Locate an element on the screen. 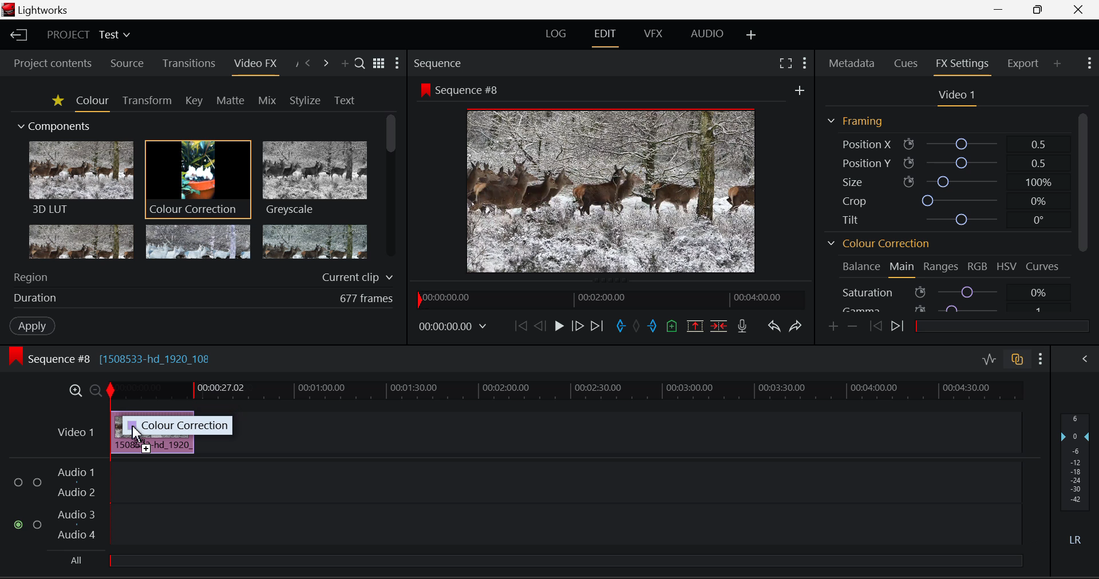 This screenshot has width=1099, height=579. Ranges is located at coordinates (942, 268).